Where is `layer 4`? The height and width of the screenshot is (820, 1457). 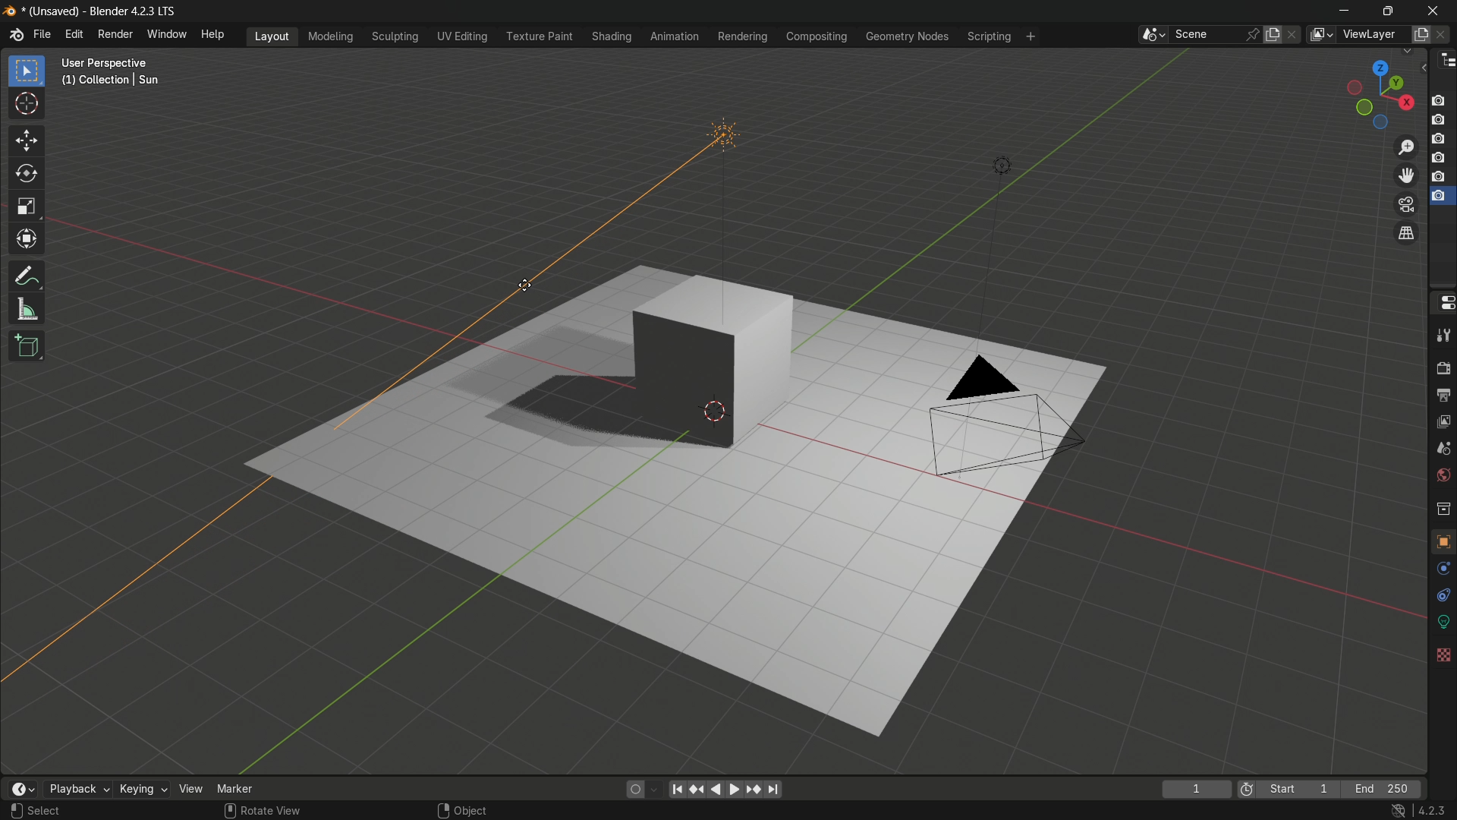 layer 4 is located at coordinates (1438, 157).